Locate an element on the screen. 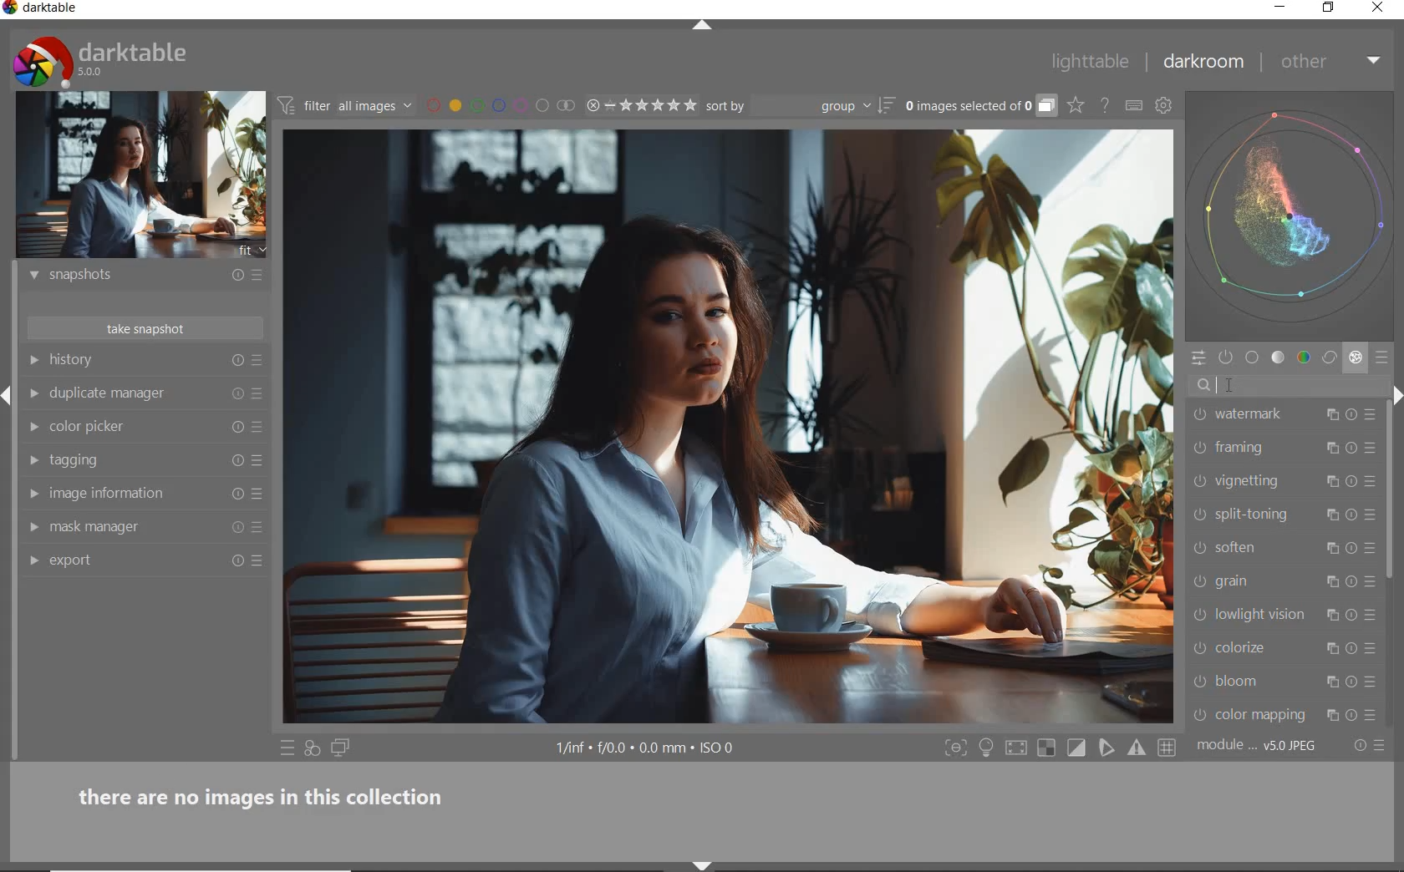  preset and preferences is located at coordinates (257, 276).